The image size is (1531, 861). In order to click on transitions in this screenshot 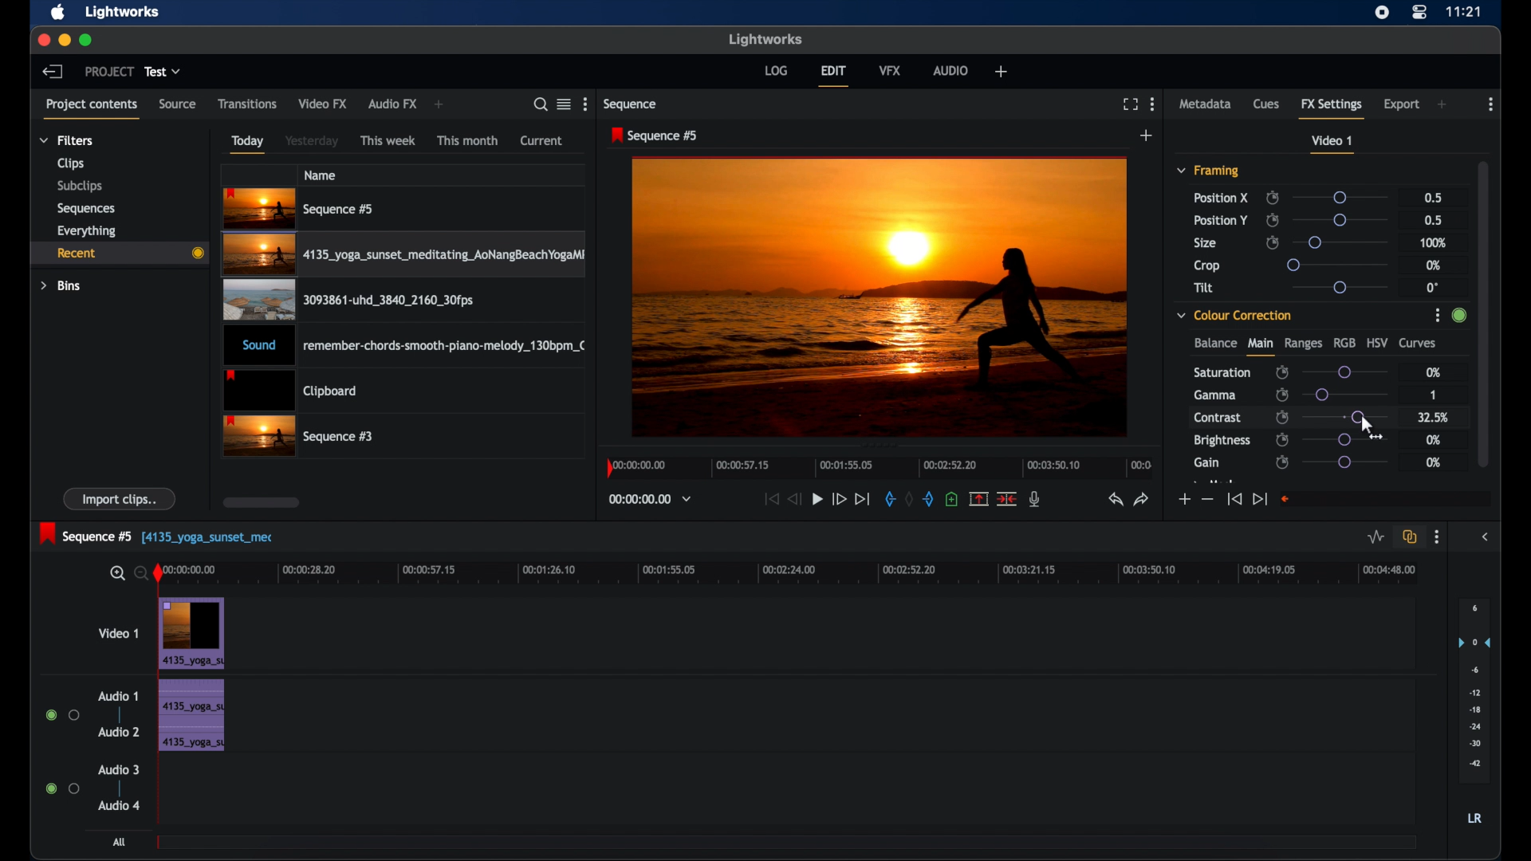, I will do `click(248, 104)`.